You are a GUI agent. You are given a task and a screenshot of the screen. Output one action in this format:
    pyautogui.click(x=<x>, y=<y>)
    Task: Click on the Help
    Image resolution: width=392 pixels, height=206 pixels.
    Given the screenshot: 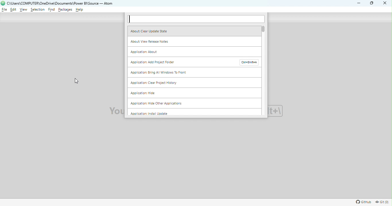 What is the action you would take?
    pyautogui.click(x=80, y=10)
    